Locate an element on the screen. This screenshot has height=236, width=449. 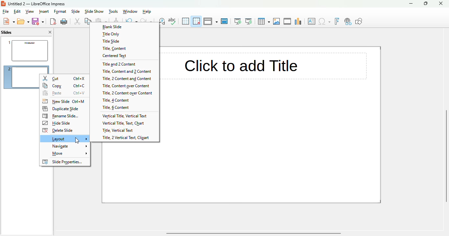
title and 2 content is located at coordinates (125, 63).